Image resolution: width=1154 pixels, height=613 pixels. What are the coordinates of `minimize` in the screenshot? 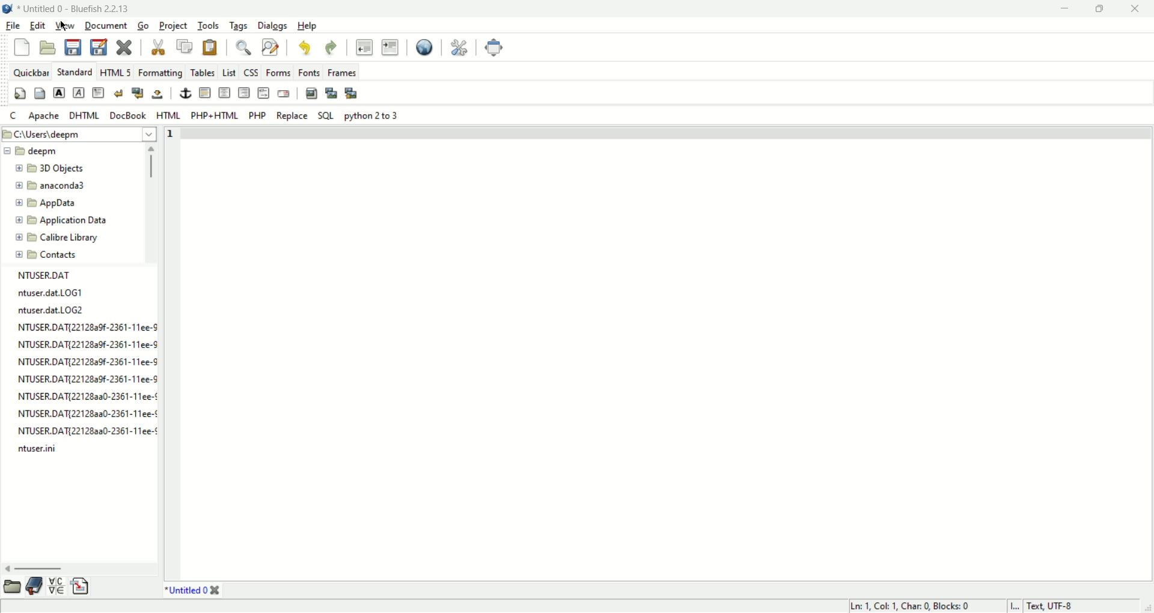 It's located at (1063, 9).